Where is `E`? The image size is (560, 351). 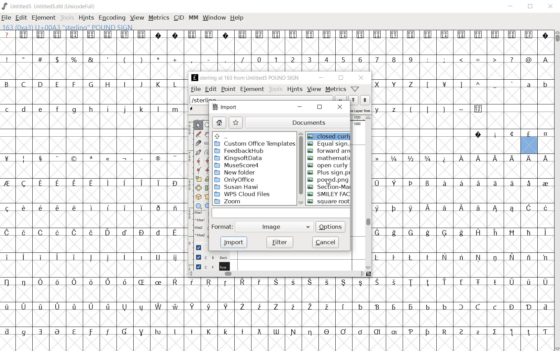
E is located at coordinates (57, 84).